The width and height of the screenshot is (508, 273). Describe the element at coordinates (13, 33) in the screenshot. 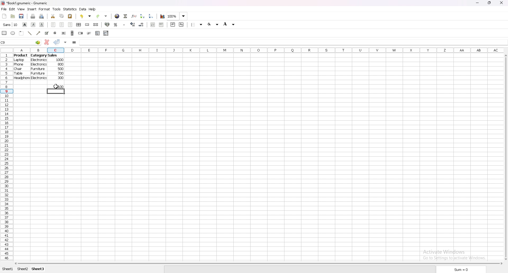

I see `ellipse` at that location.